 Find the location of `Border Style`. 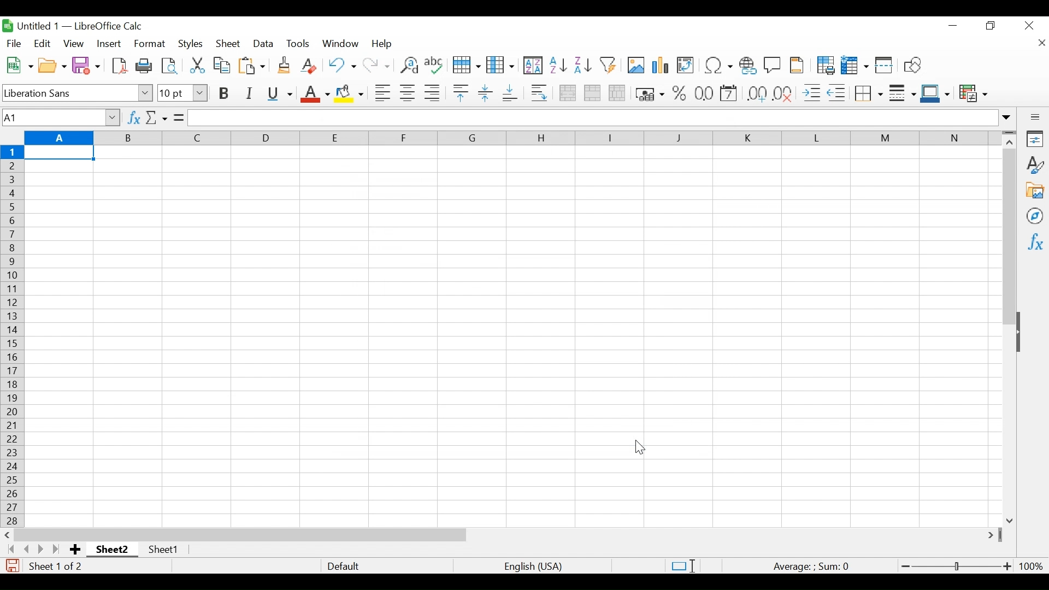

Border Style is located at coordinates (903, 95).